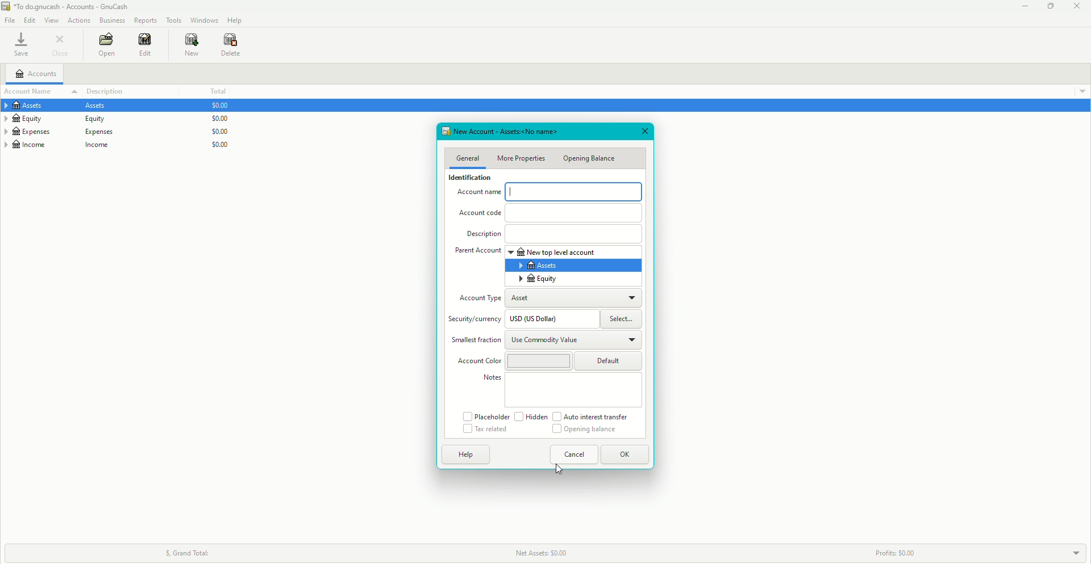 The height and width of the screenshot is (564, 1091). I want to click on Edit, so click(143, 45).